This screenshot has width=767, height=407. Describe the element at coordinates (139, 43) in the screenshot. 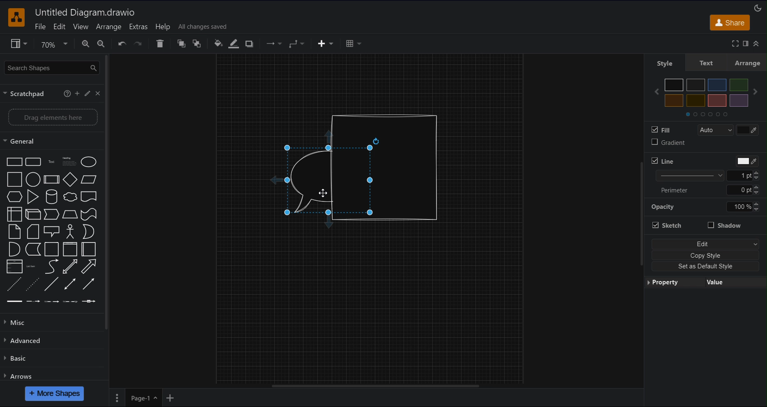

I see `Redo` at that location.